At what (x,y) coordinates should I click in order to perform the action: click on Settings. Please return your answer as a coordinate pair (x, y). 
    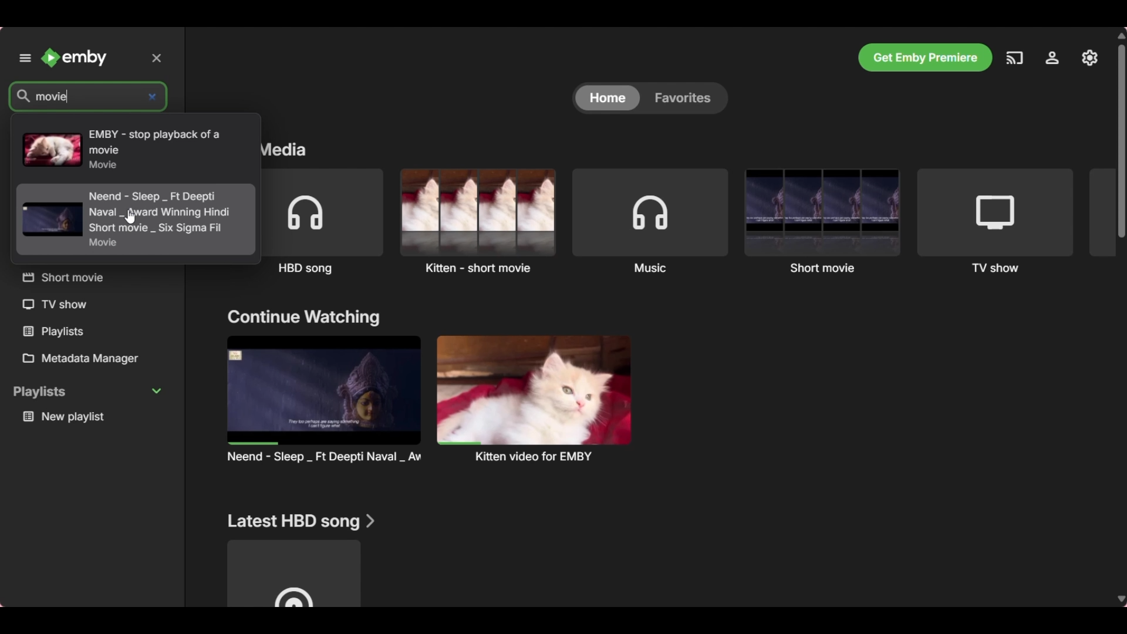
    Looking at the image, I should click on (1052, 58).